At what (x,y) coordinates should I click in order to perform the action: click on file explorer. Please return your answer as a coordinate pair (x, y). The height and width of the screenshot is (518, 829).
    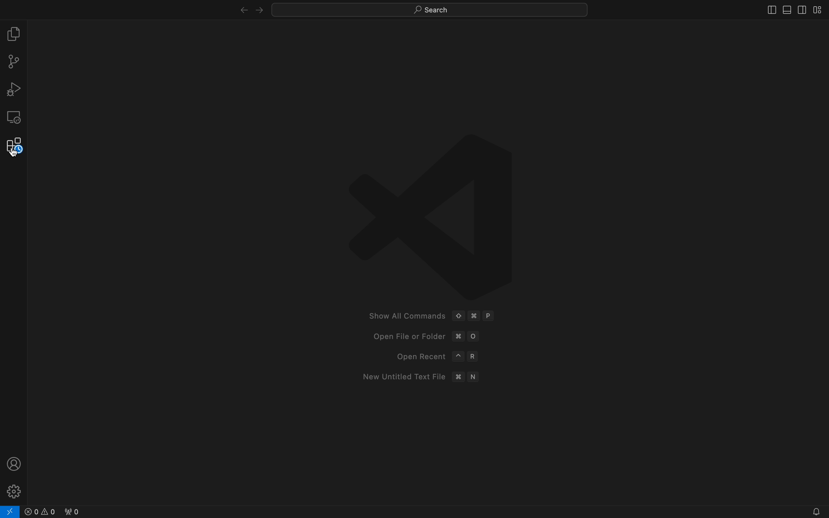
    Looking at the image, I should click on (15, 34).